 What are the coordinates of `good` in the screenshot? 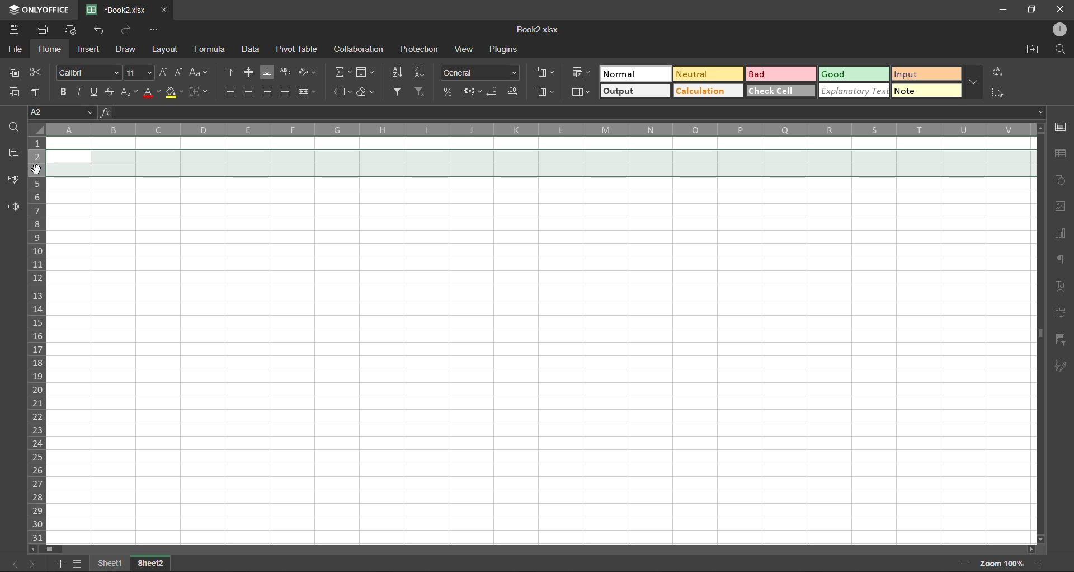 It's located at (855, 73).